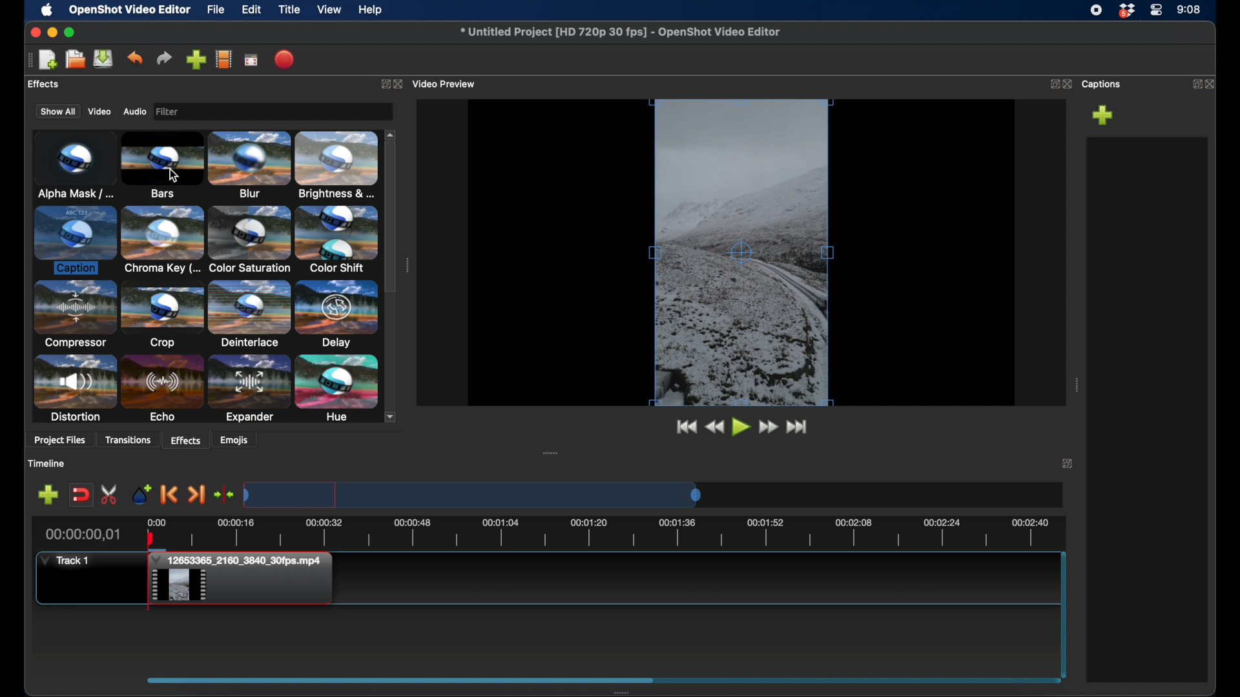 The height and width of the screenshot is (697, 1240). Describe the element at coordinates (391, 217) in the screenshot. I see `scroll box` at that location.